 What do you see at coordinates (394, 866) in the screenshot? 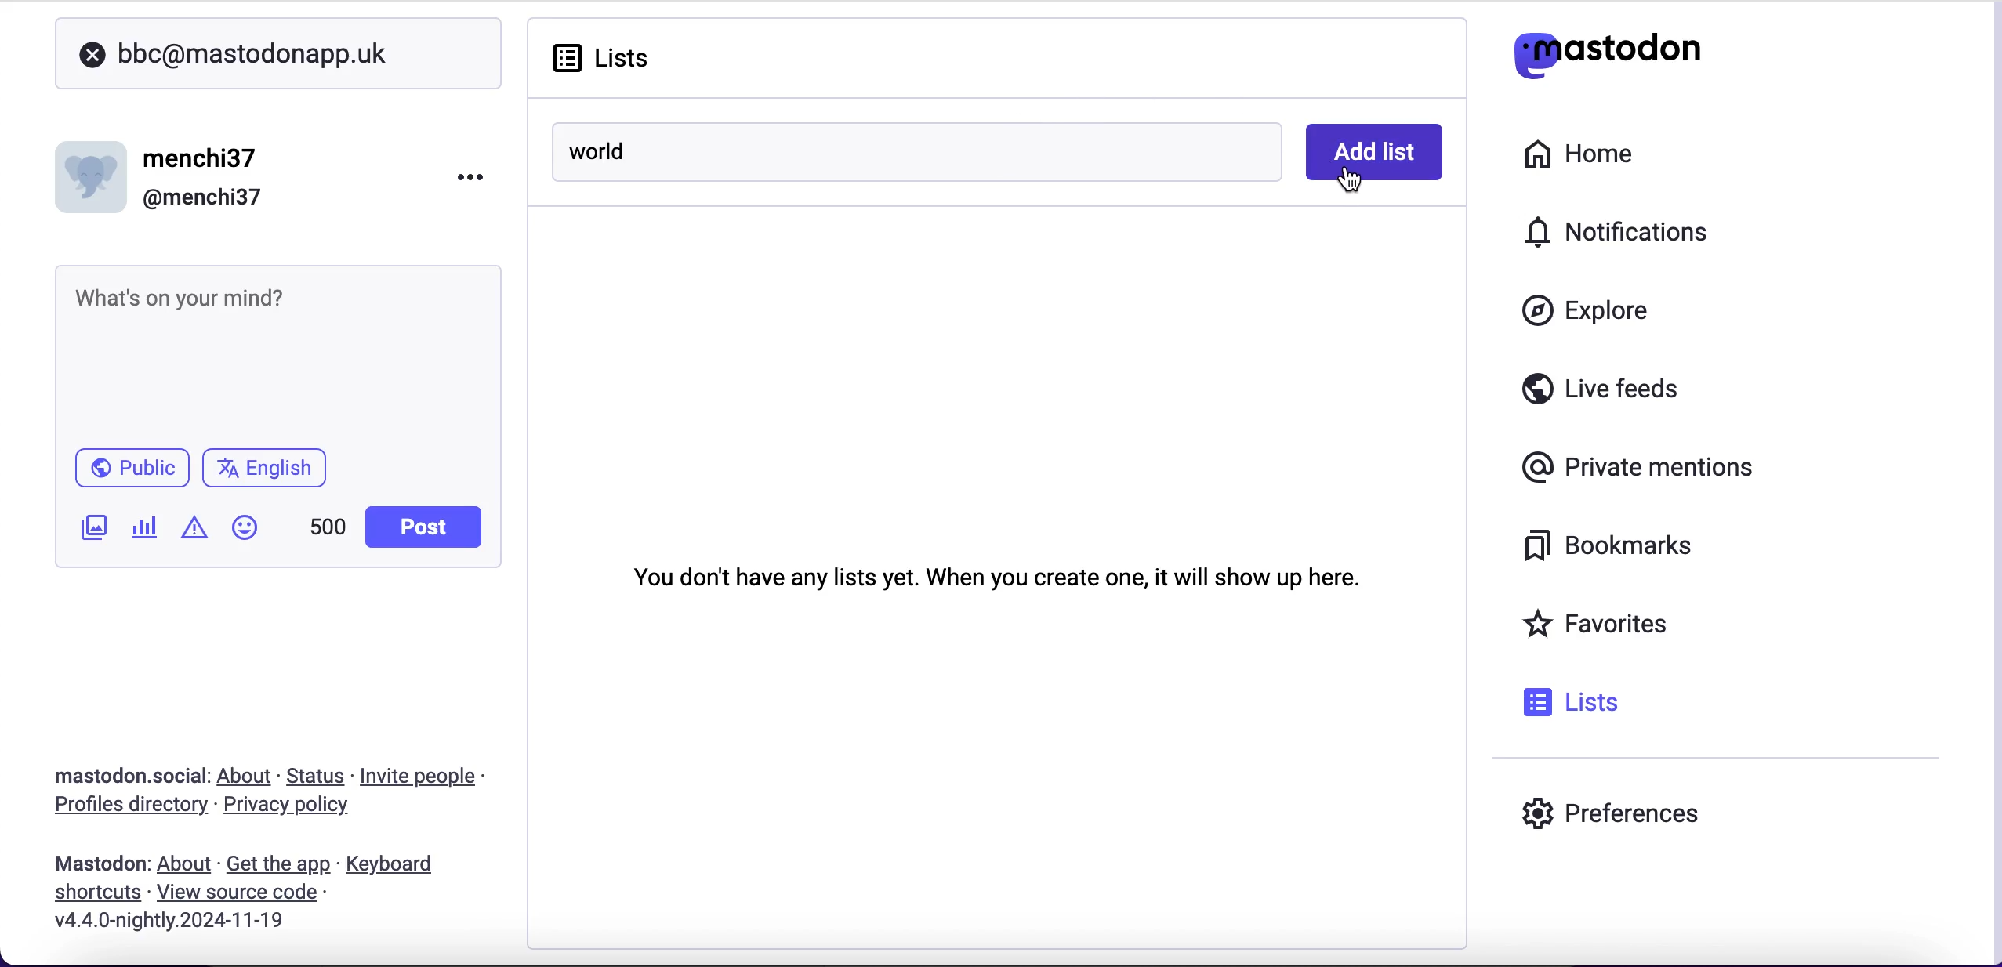
I see `keyboard` at bounding box center [394, 866].